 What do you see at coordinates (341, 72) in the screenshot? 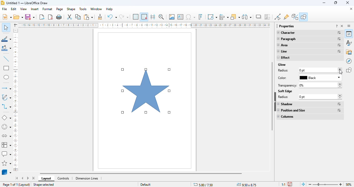
I see `cursor` at bounding box center [341, 72].